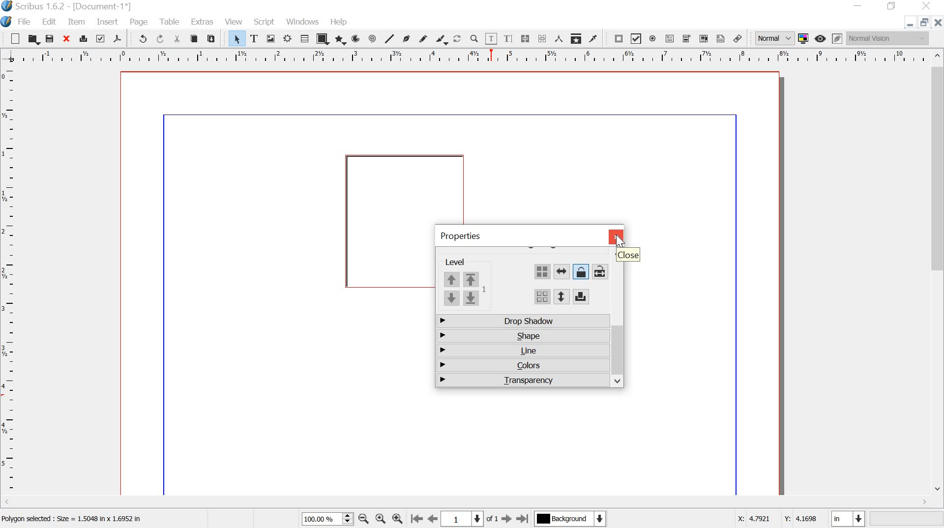 The image size is (944, 528). I want to click on ruler, so click(465, 56).